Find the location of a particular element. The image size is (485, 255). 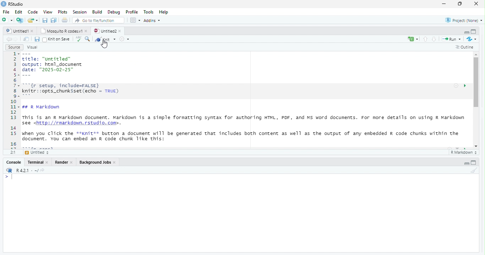

Collapse is located at coordinates (467, 33).